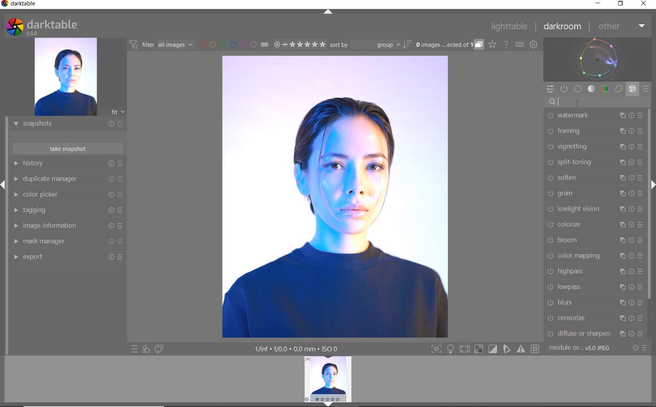  I want to click on VIGNETTING, so click(594, 146).